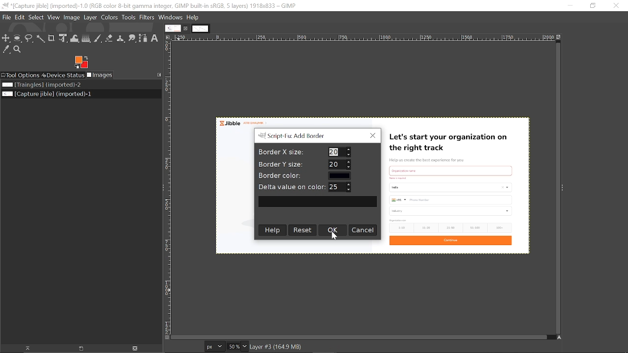 This screenshot has width=628, height=353. I want to click on Path tool, so click(143, 38).